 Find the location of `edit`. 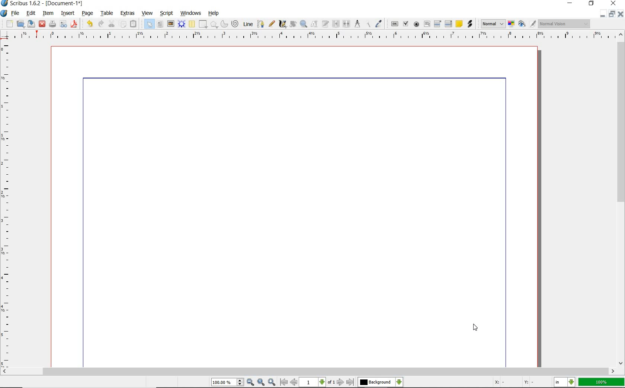

edit is located at coordinates (31, 13).